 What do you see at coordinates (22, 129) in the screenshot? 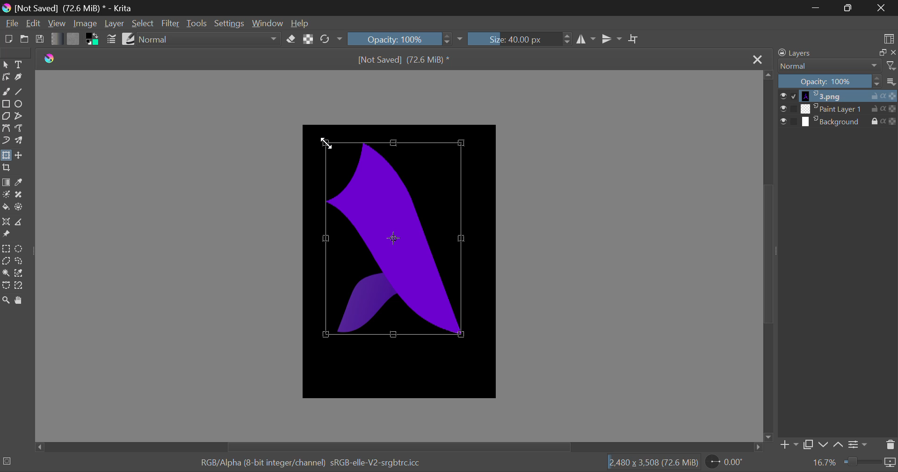
I see `Freehand Path Tool` at bounding box center [22, 129].